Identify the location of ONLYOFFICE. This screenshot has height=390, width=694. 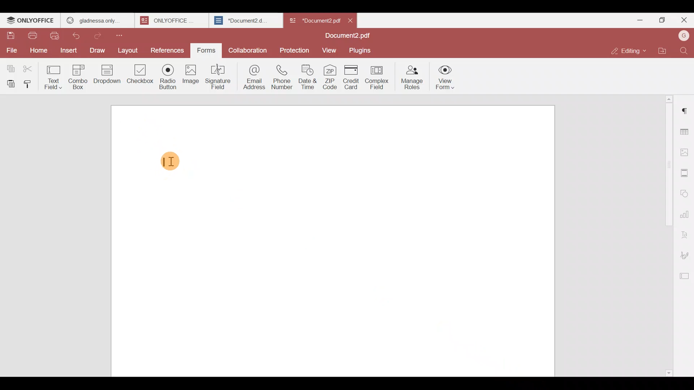
(31, 20).